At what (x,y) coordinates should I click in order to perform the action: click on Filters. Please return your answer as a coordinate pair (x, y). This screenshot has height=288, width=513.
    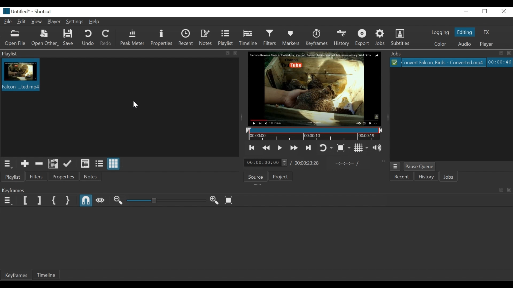
    Looking at the image, I should click on (270, 37).